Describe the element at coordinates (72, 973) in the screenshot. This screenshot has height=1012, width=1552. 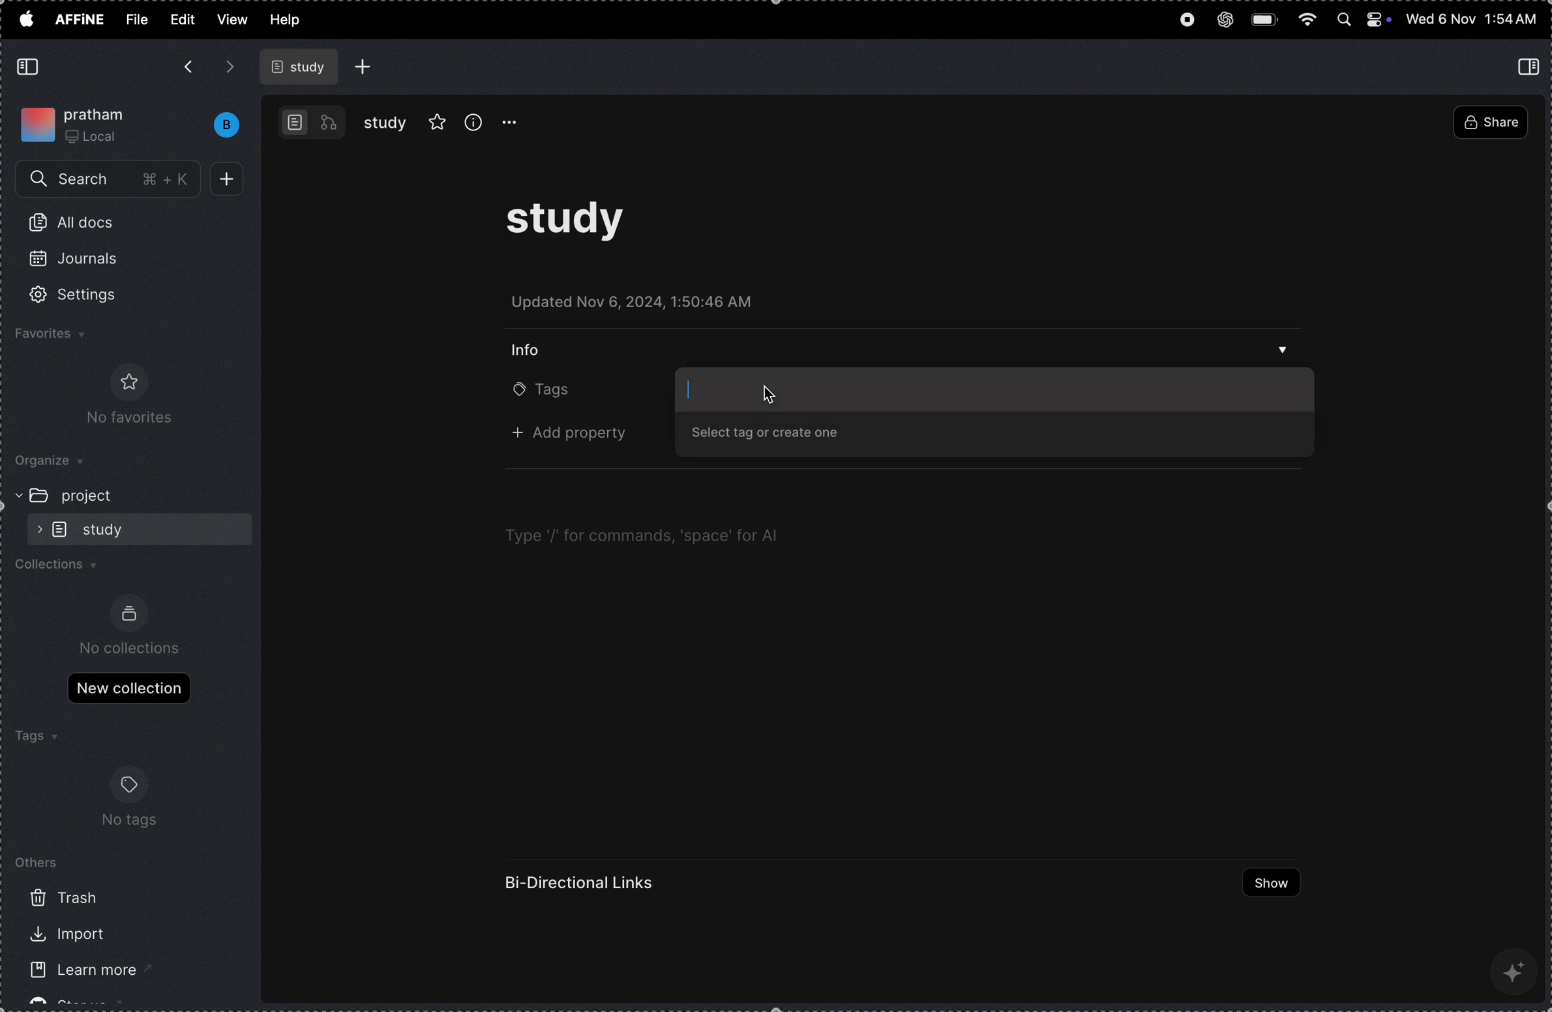
I see `learn` at that location.